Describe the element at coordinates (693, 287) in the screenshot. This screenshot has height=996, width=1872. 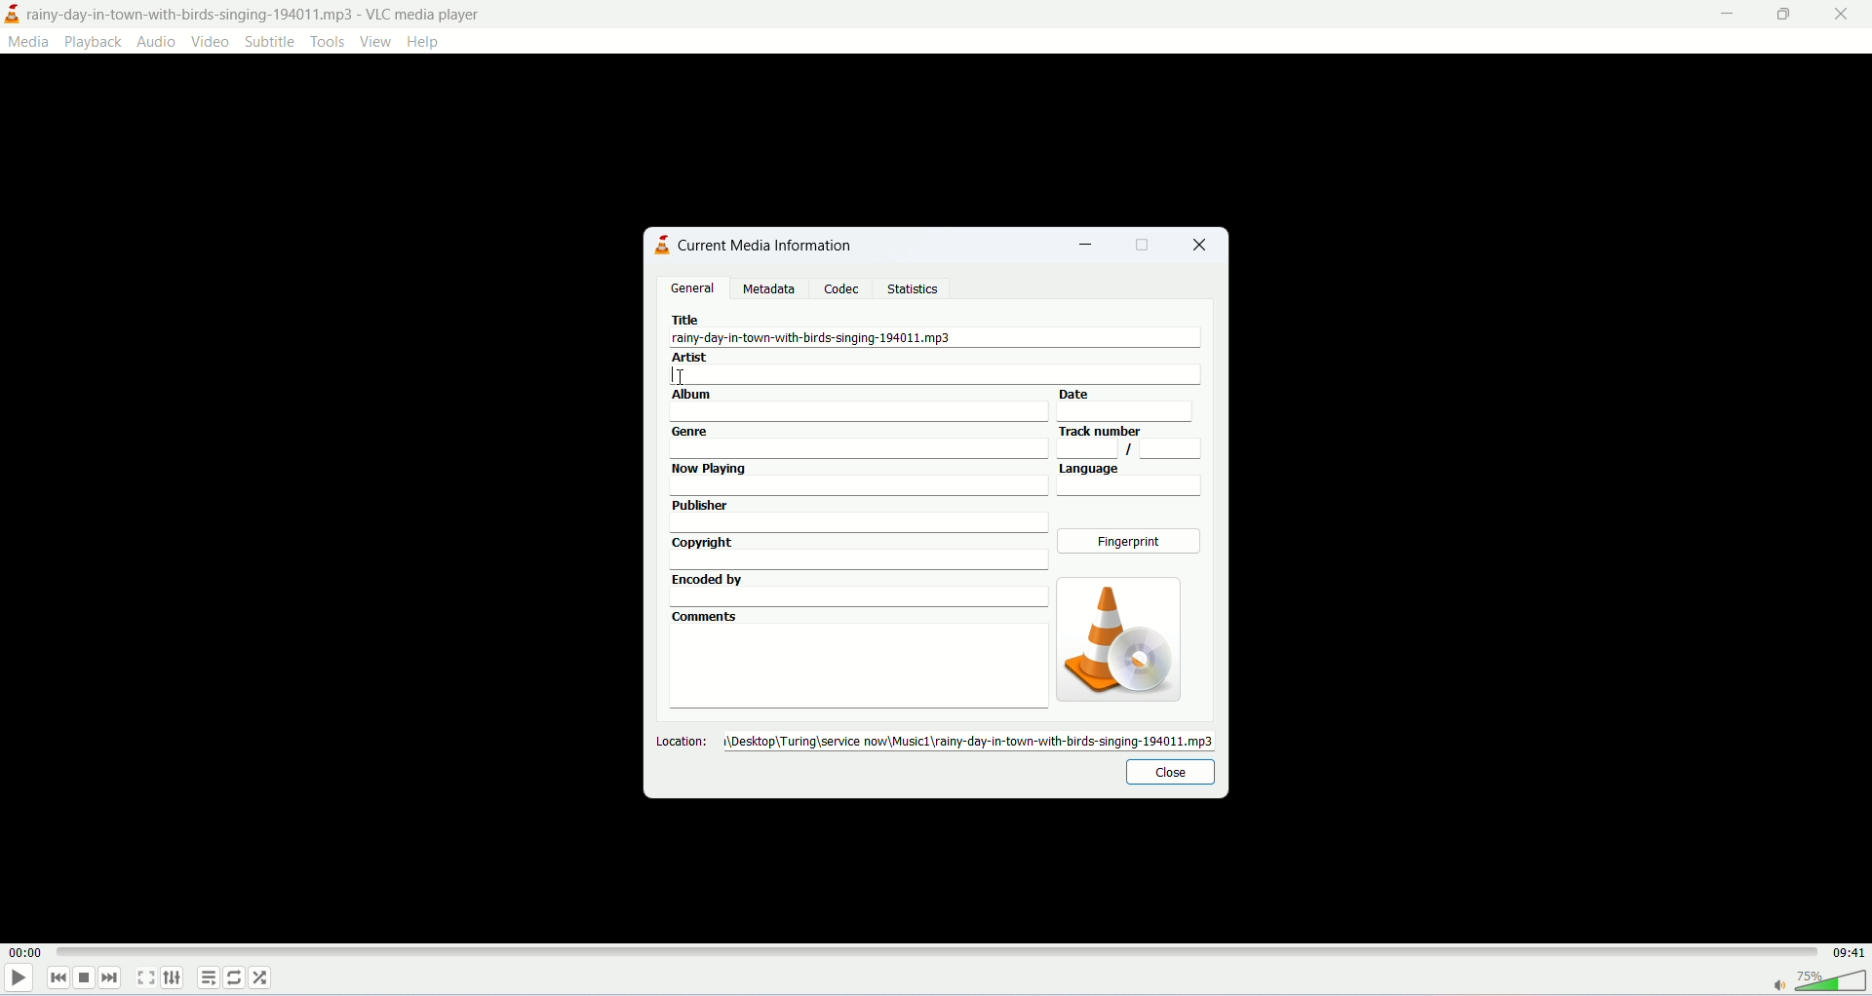
I see `general` at that location.